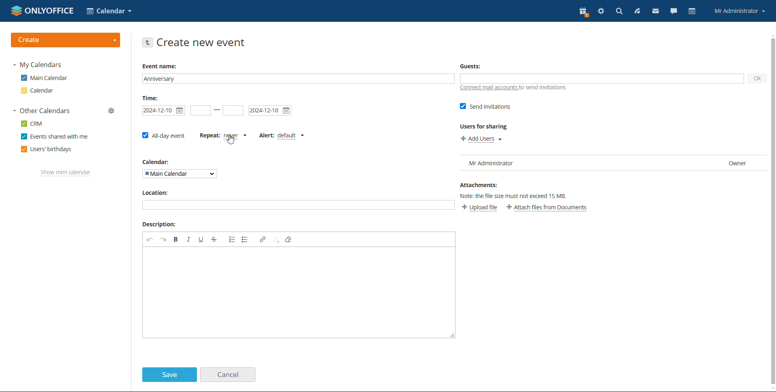 This screenshot has width=776, height=392. I want to click on Attachments:, so click(479, 185).